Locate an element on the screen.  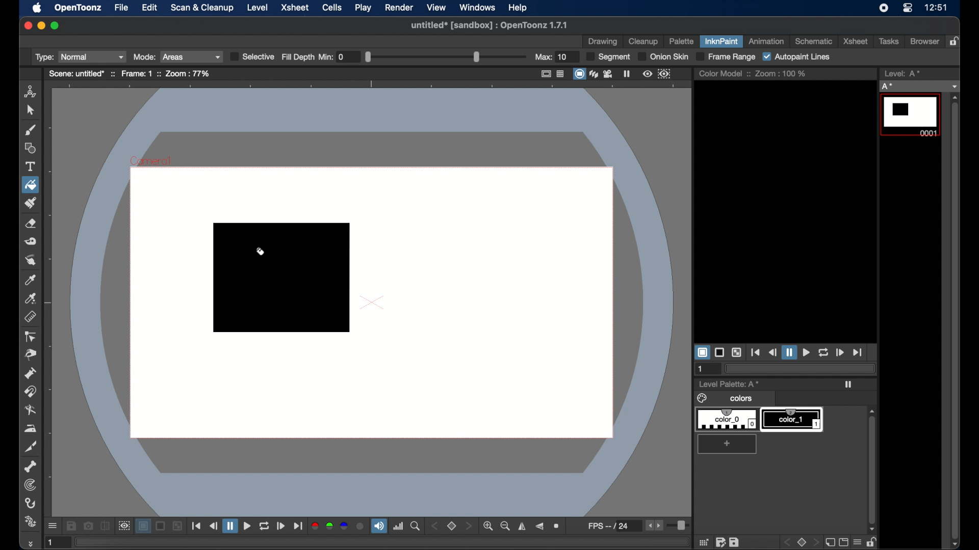
jump to start is located at coordinates (196, 526).